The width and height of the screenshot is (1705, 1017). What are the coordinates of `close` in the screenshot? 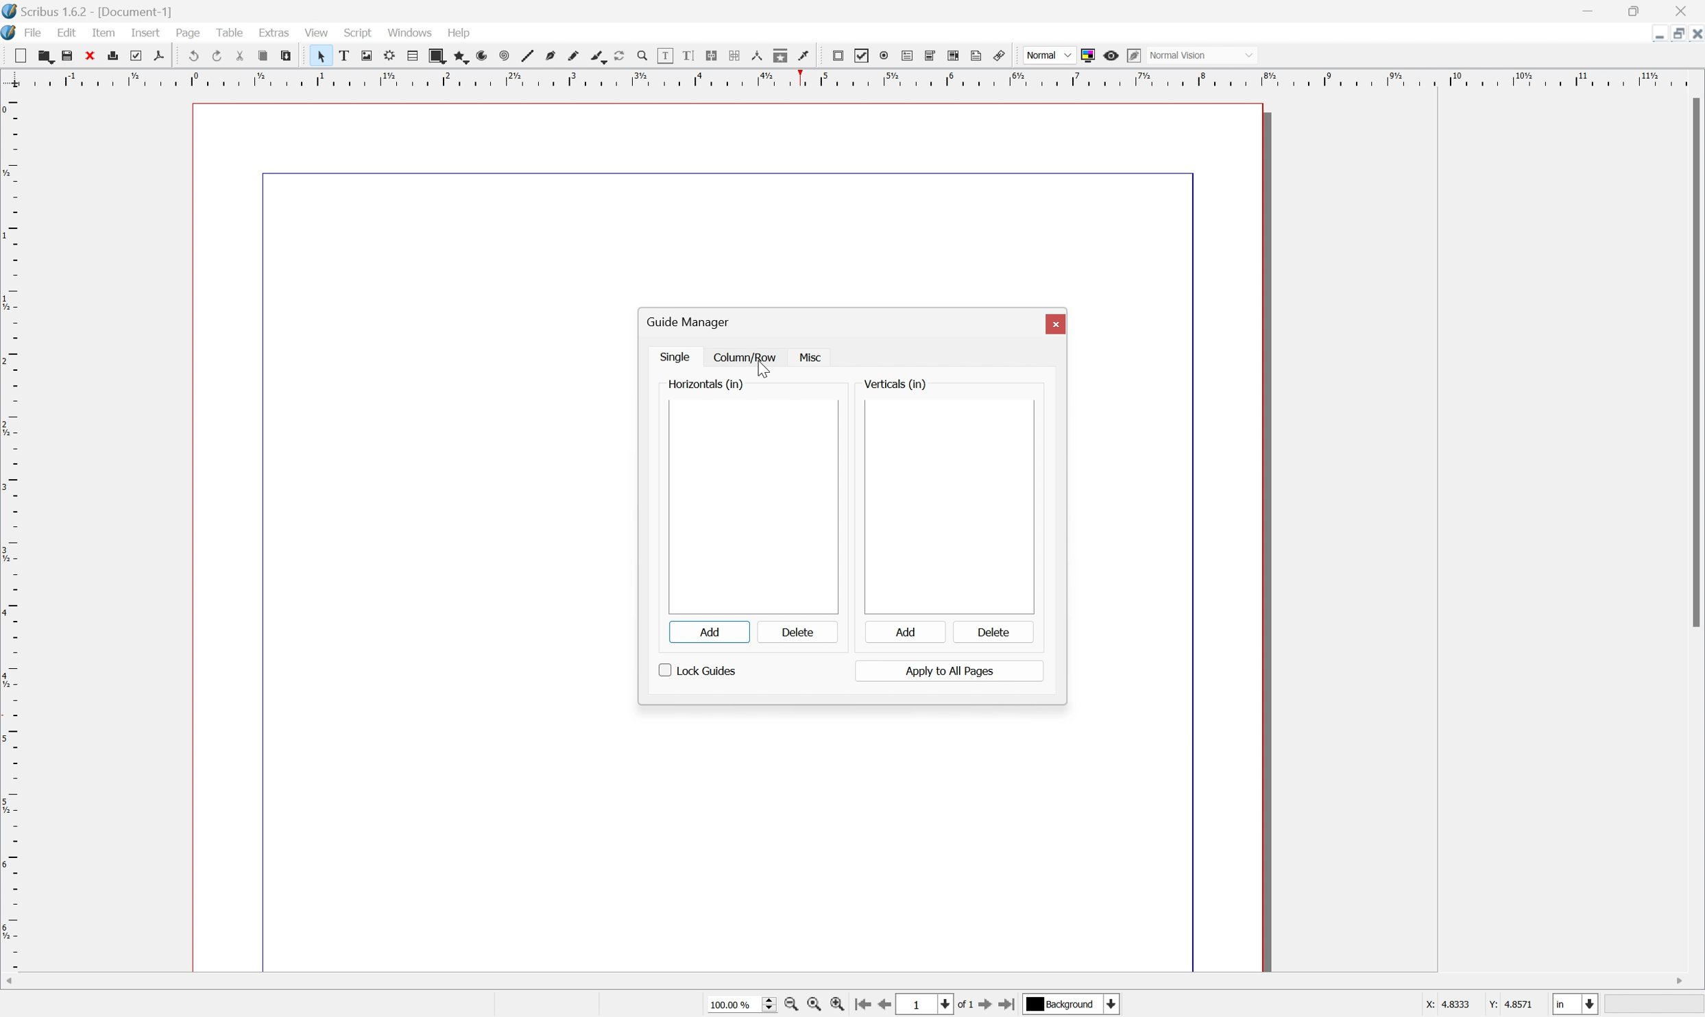 It's located at (93, 57).